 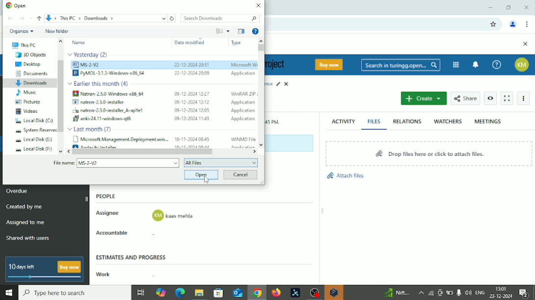 What do you see at coordinates (27, 92) in the screenshot?
I see `Music` at bounding box center [27, 92].